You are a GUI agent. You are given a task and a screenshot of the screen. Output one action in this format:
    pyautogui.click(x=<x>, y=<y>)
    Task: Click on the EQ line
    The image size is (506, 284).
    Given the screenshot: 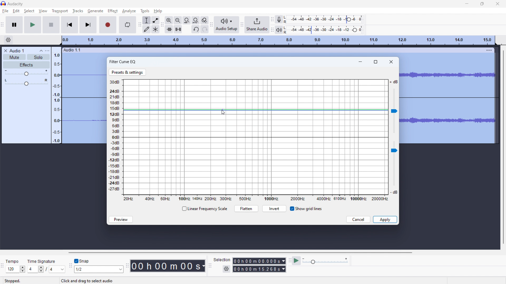 What is the action you would take?
    pyautogui.click(x=255, y=137)
    